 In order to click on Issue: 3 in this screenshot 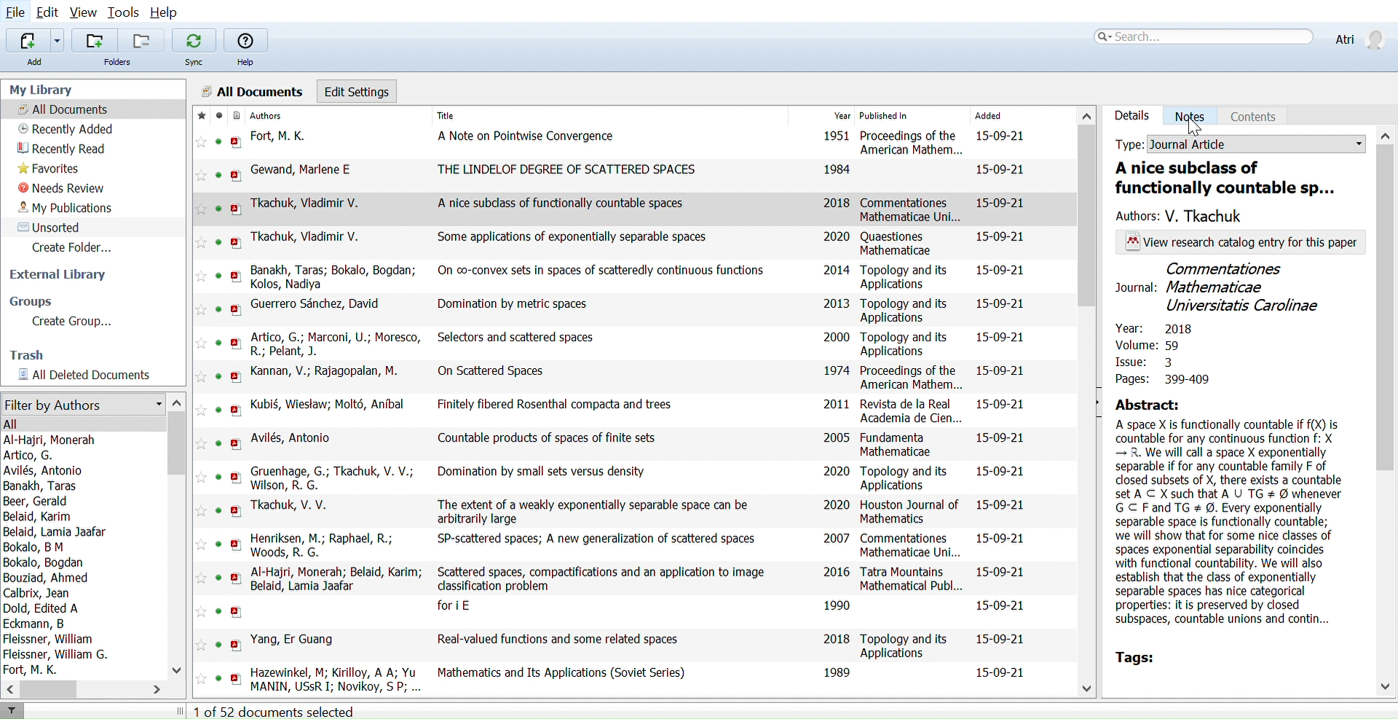, I will do `click(1148, 363)`.